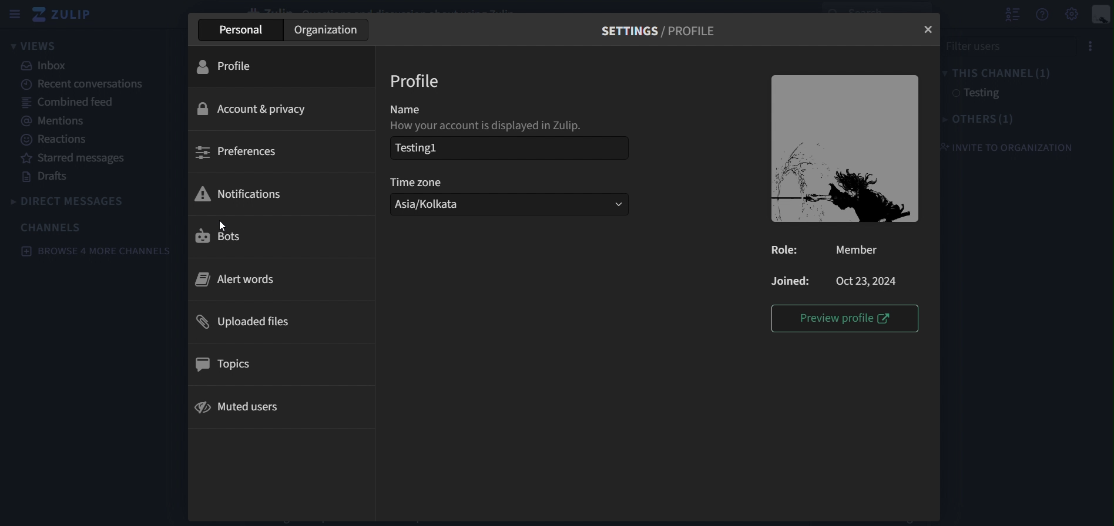  What do you see at coordinates (252, 323) in the screenshot?
I see `uploaded files` at bounding box center [252, 323].